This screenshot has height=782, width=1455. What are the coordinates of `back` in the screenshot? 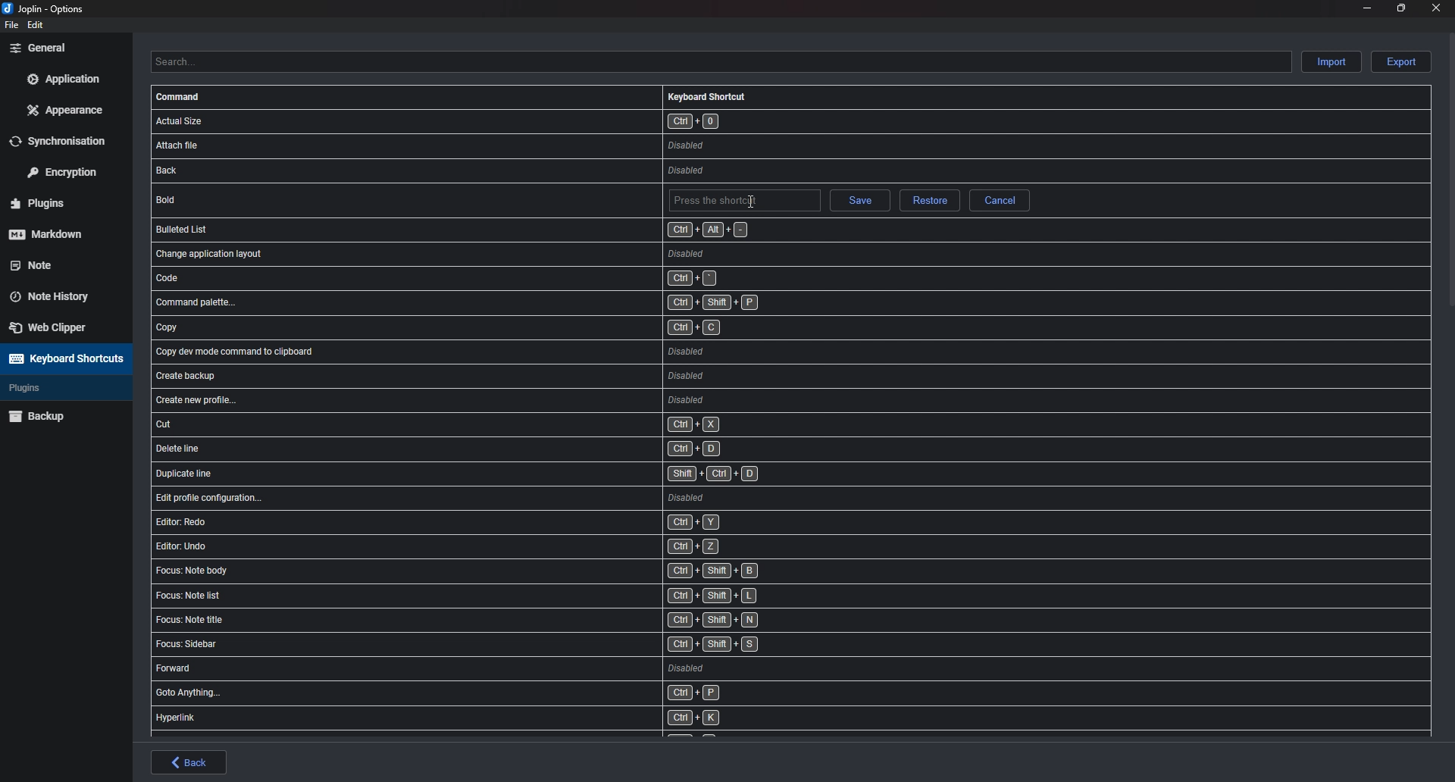 It's located at (189, 762).